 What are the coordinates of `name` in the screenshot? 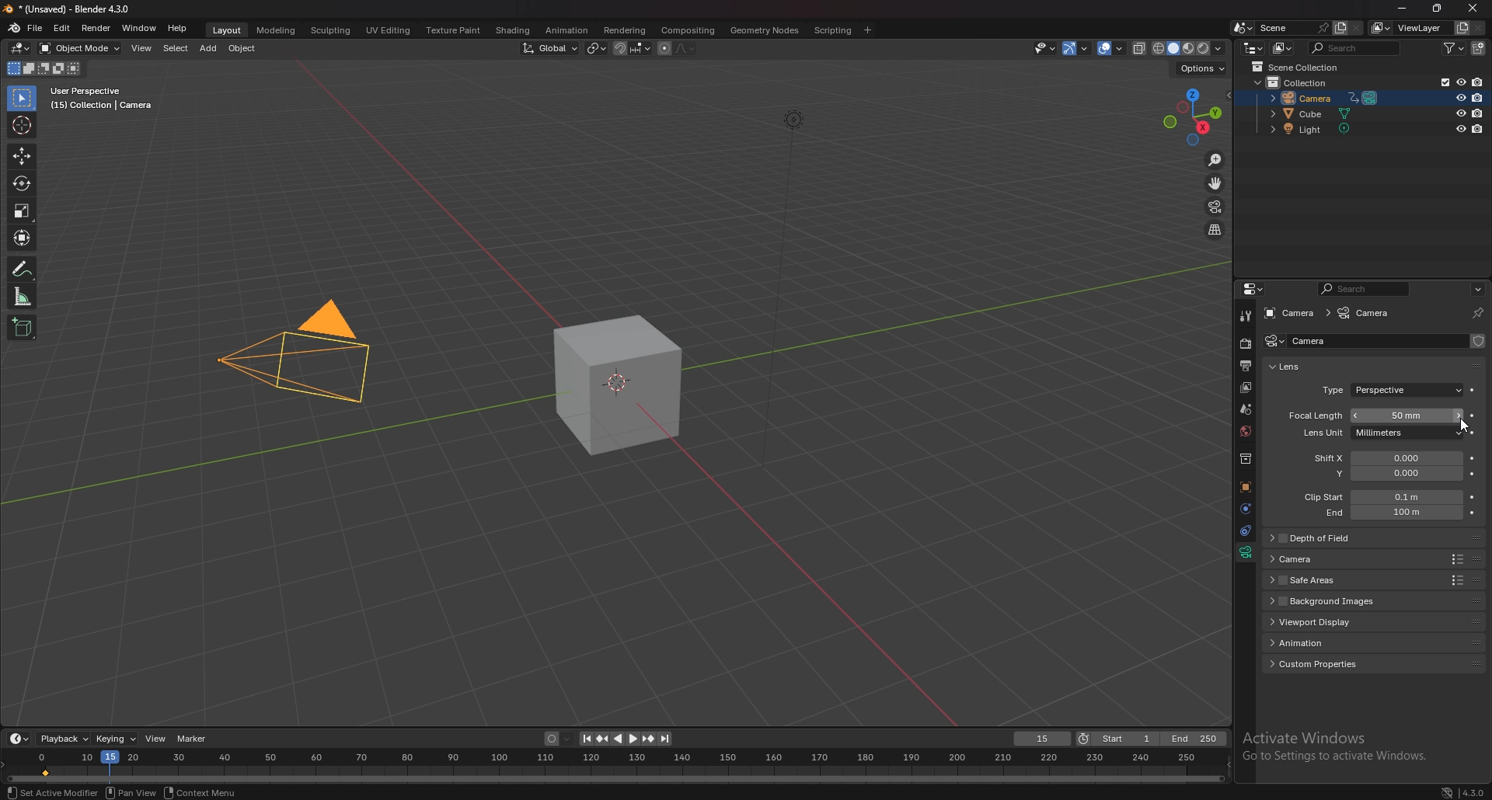 It's located at (1319, 342).